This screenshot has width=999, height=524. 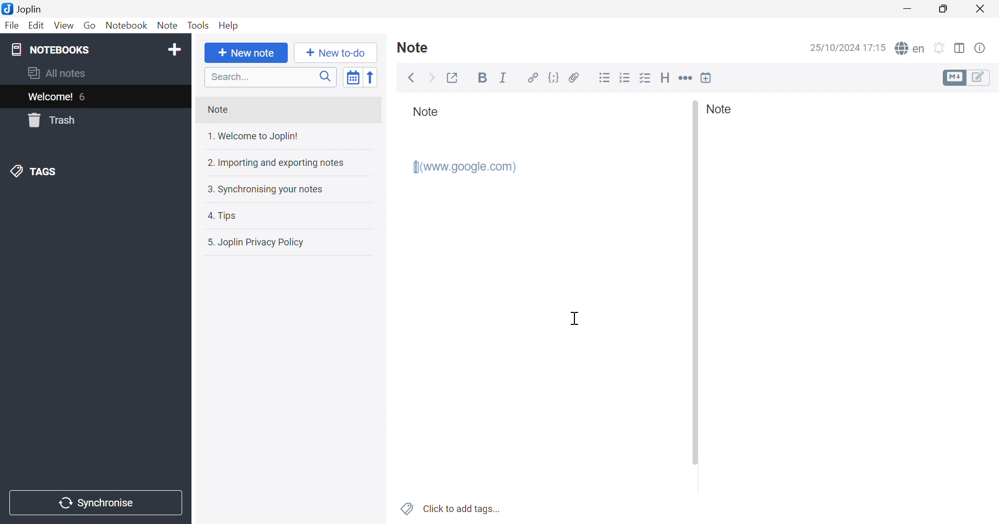 What do you see at coordinates (95, 74) in the screenshot?
I see `All notes` at bounding box center [95, 74].